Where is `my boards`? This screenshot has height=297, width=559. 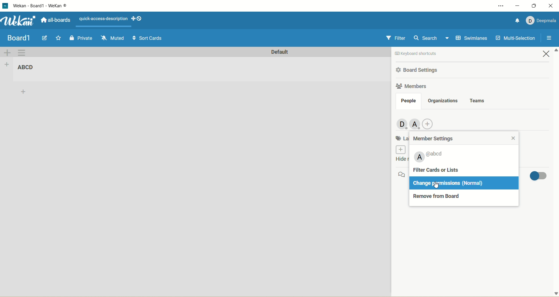 my boards is located at coordinates (25, 37).